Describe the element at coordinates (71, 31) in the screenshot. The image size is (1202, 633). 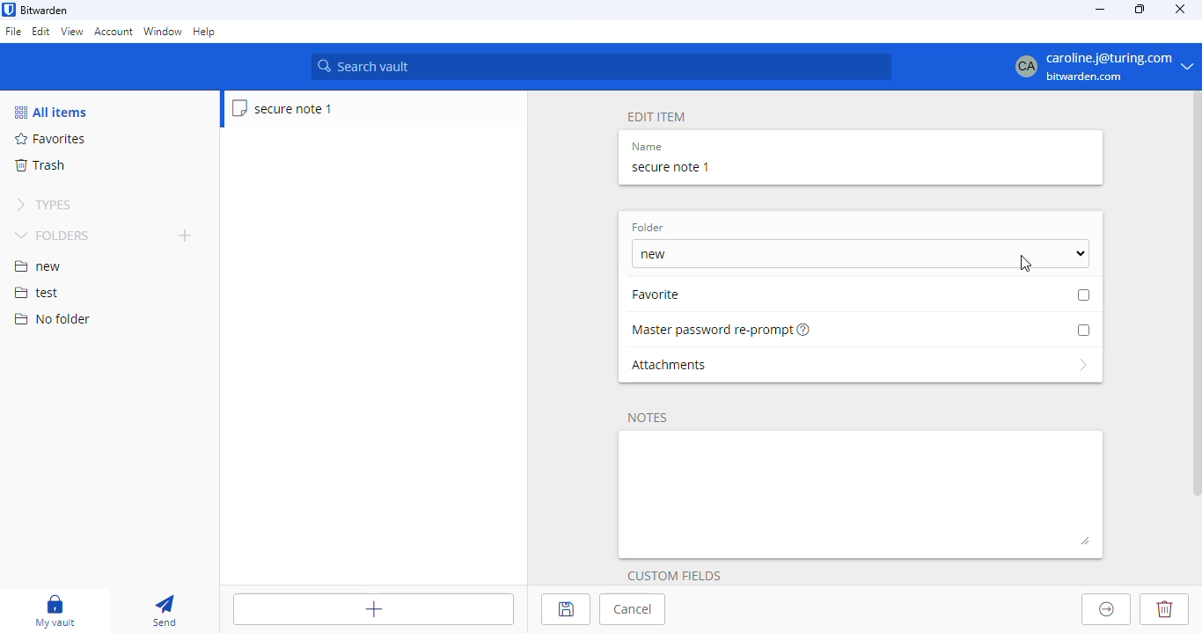
I see `view` at that location.